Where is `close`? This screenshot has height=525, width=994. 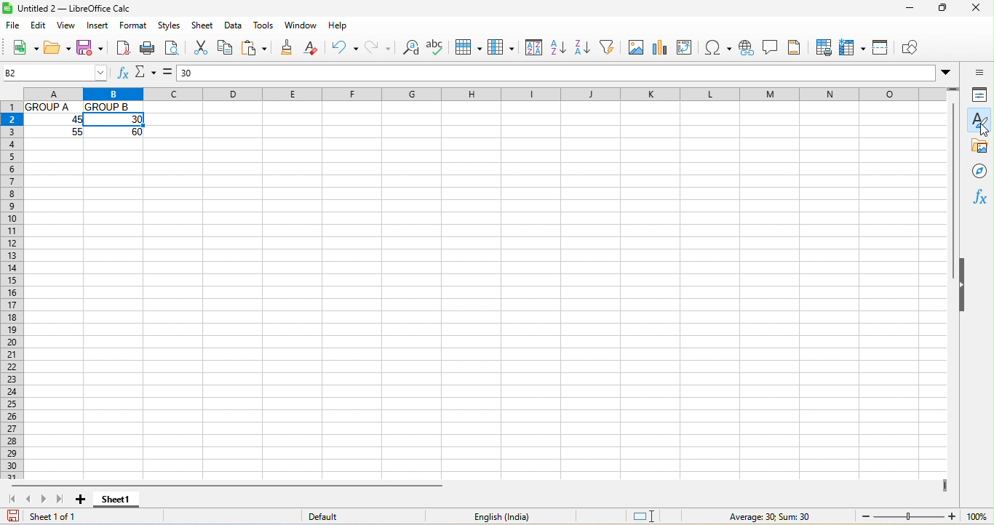 close is located at coordinates (979, 9).